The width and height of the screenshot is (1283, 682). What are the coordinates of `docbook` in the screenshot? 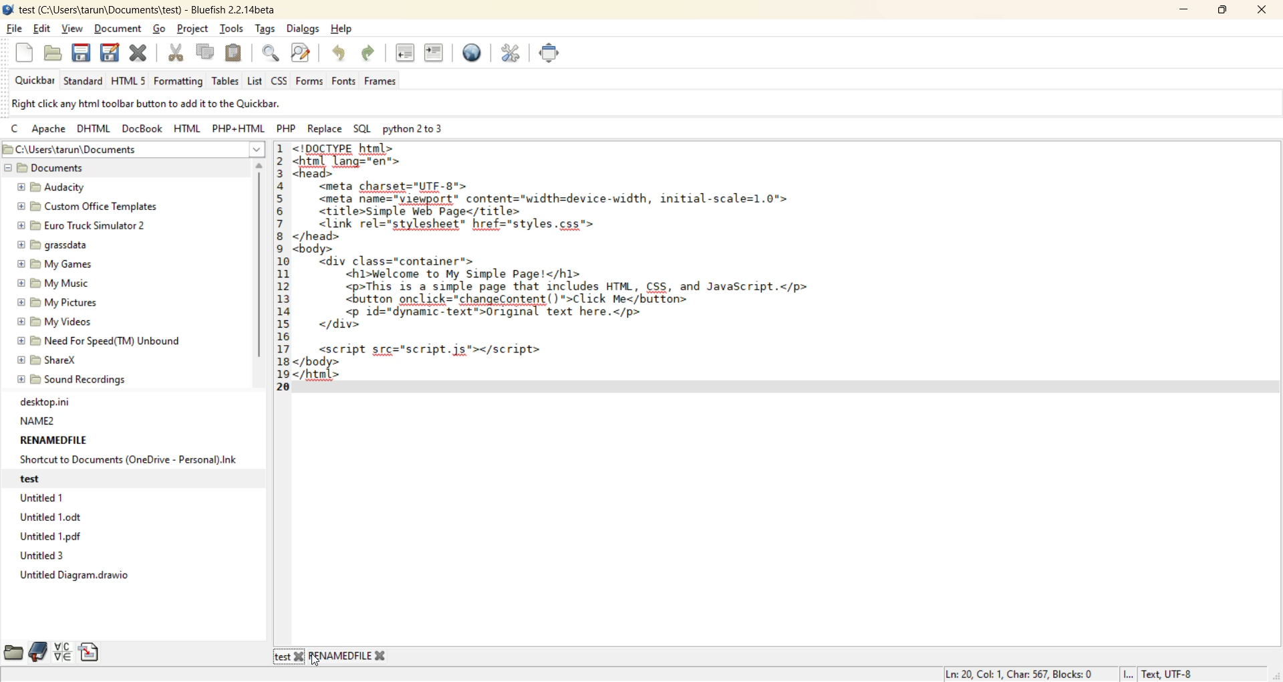 It's located at (140, 131).